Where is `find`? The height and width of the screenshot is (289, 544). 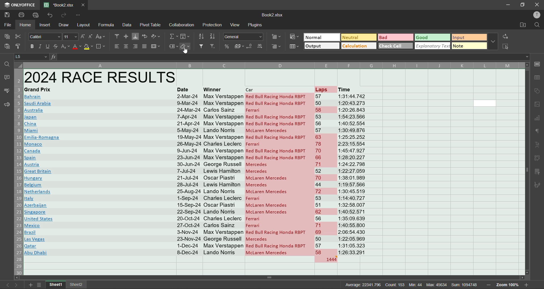
find is located at coordinates (538, 25).